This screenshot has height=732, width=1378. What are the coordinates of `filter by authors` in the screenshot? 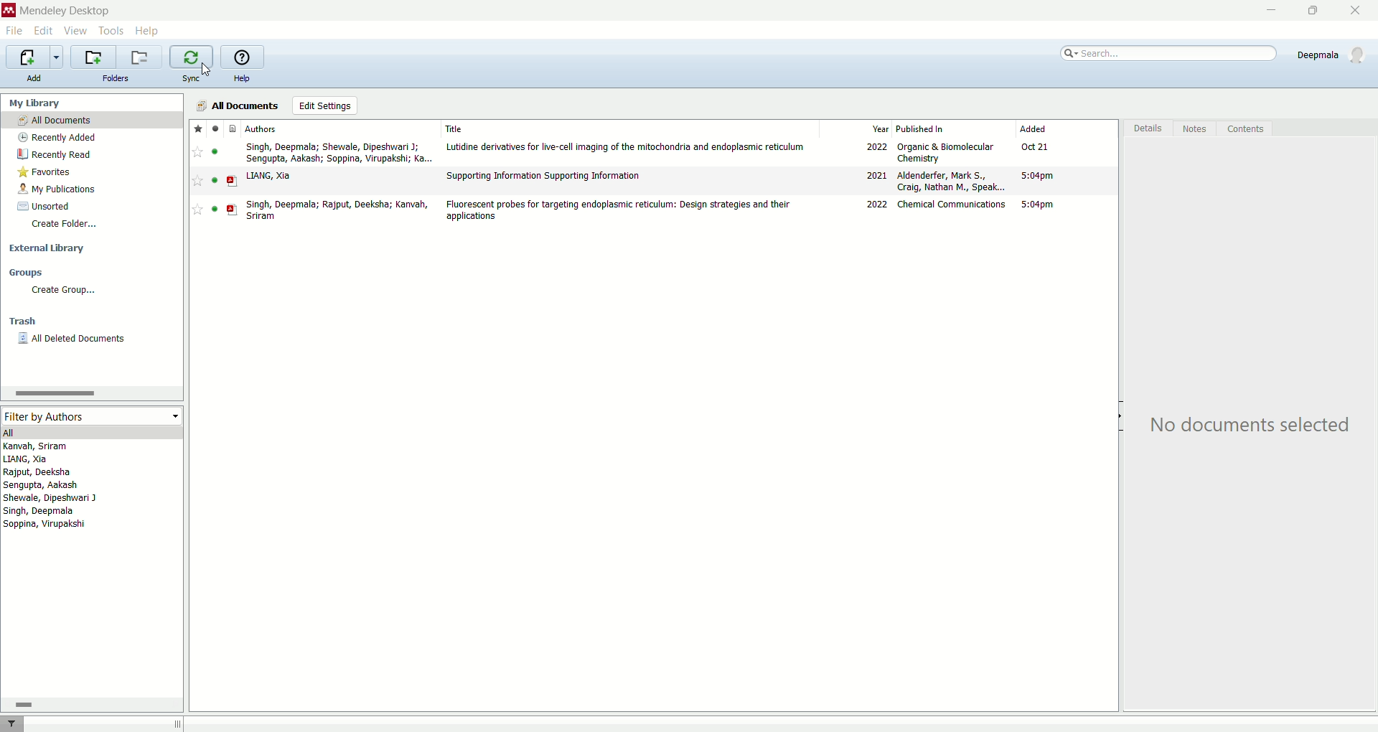 It's located at (93, 416).